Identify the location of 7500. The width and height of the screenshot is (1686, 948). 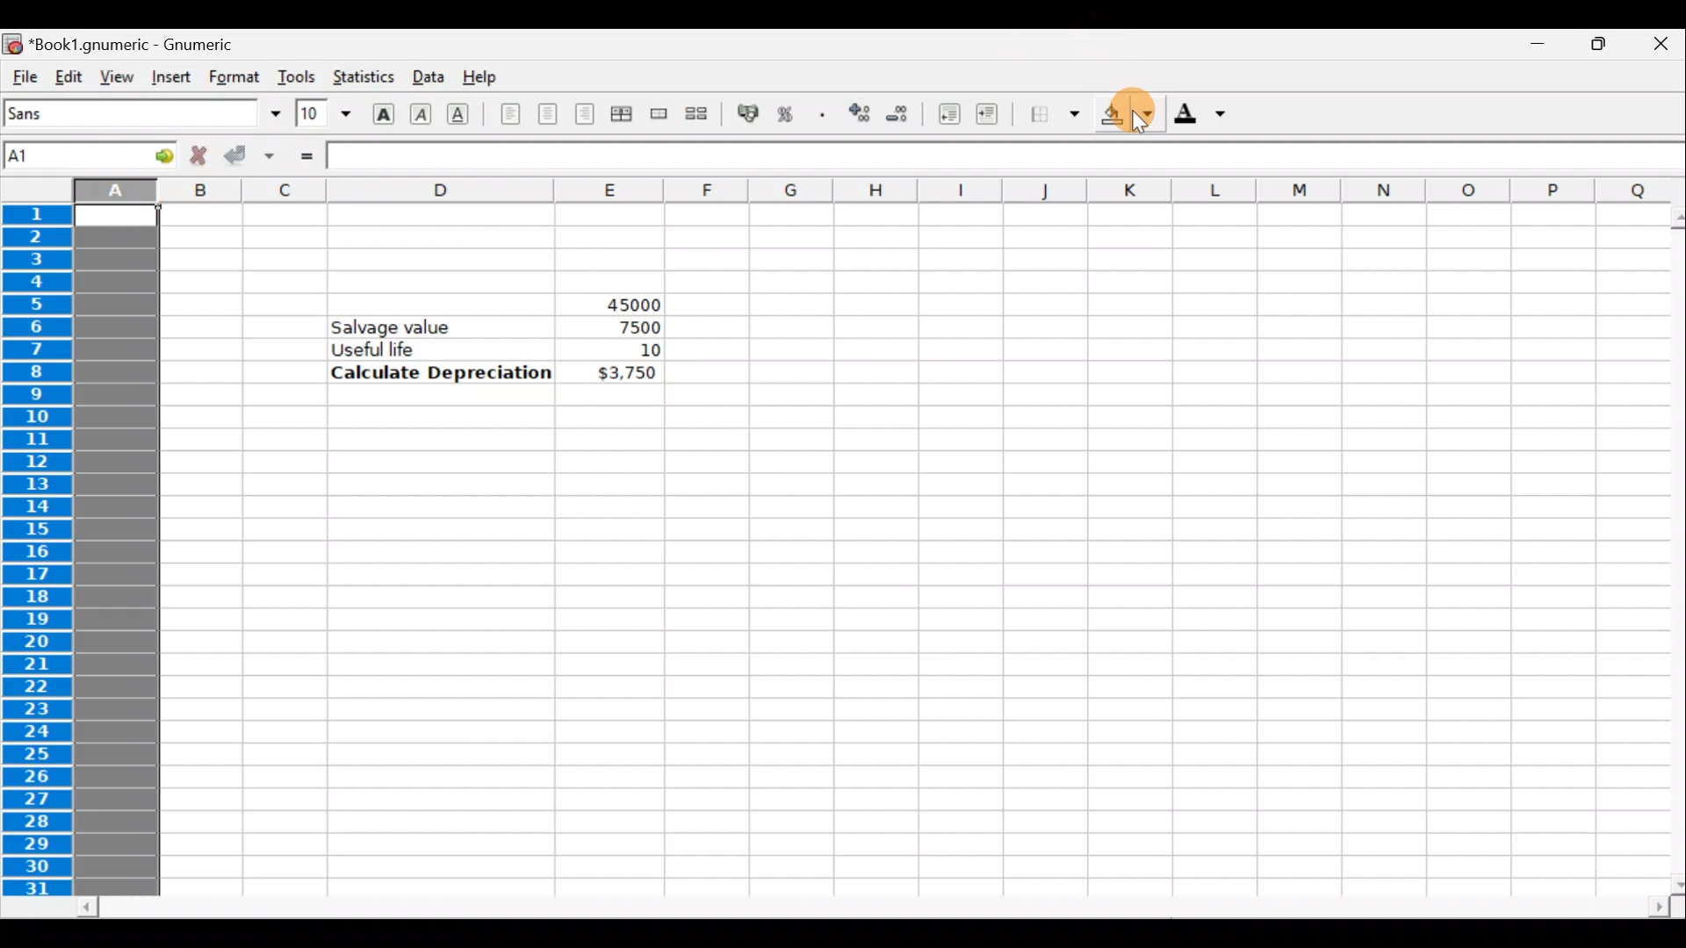
(634, 327).